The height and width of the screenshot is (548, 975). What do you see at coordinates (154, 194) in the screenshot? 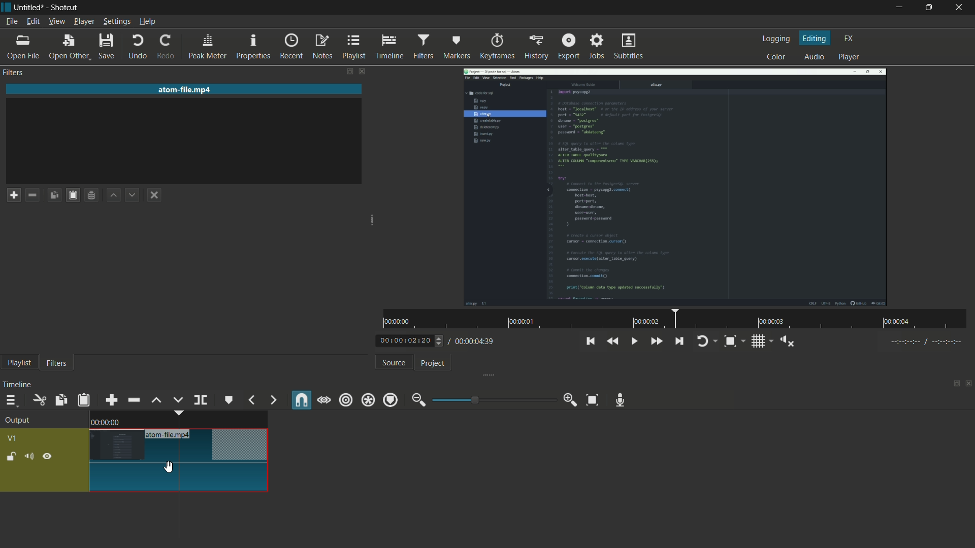
I see `deselect the filter` at bounding box center [154, 194].